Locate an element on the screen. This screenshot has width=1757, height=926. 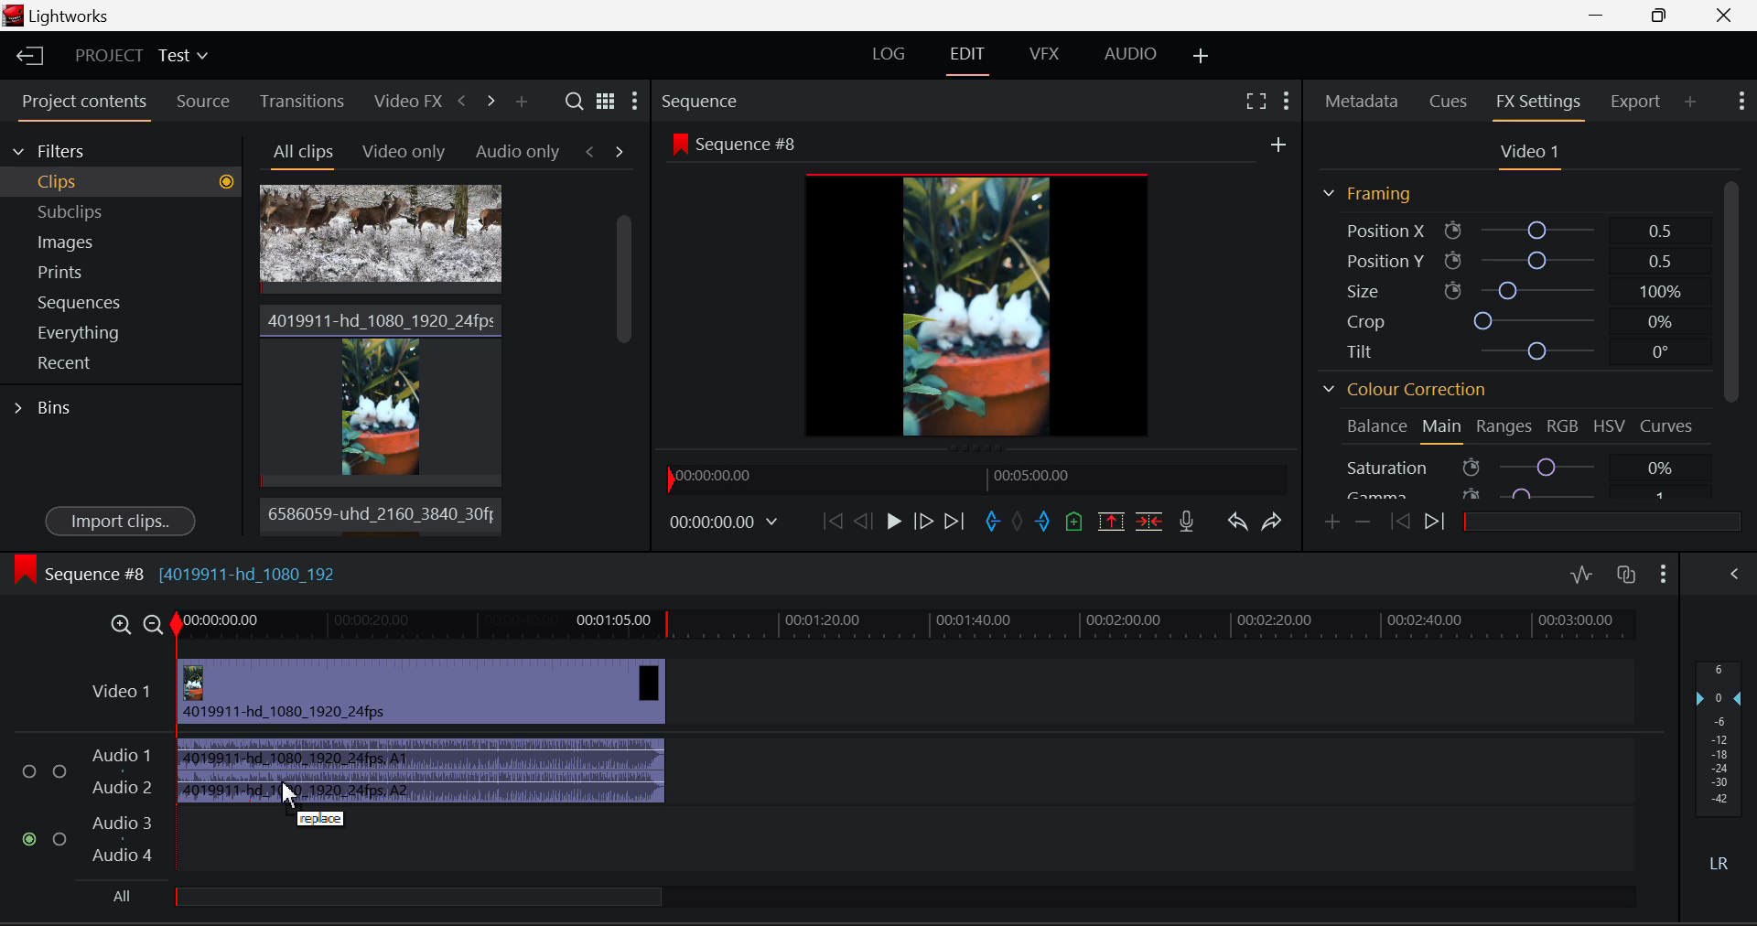
Mark Out is located at coordinates (1045, 521).